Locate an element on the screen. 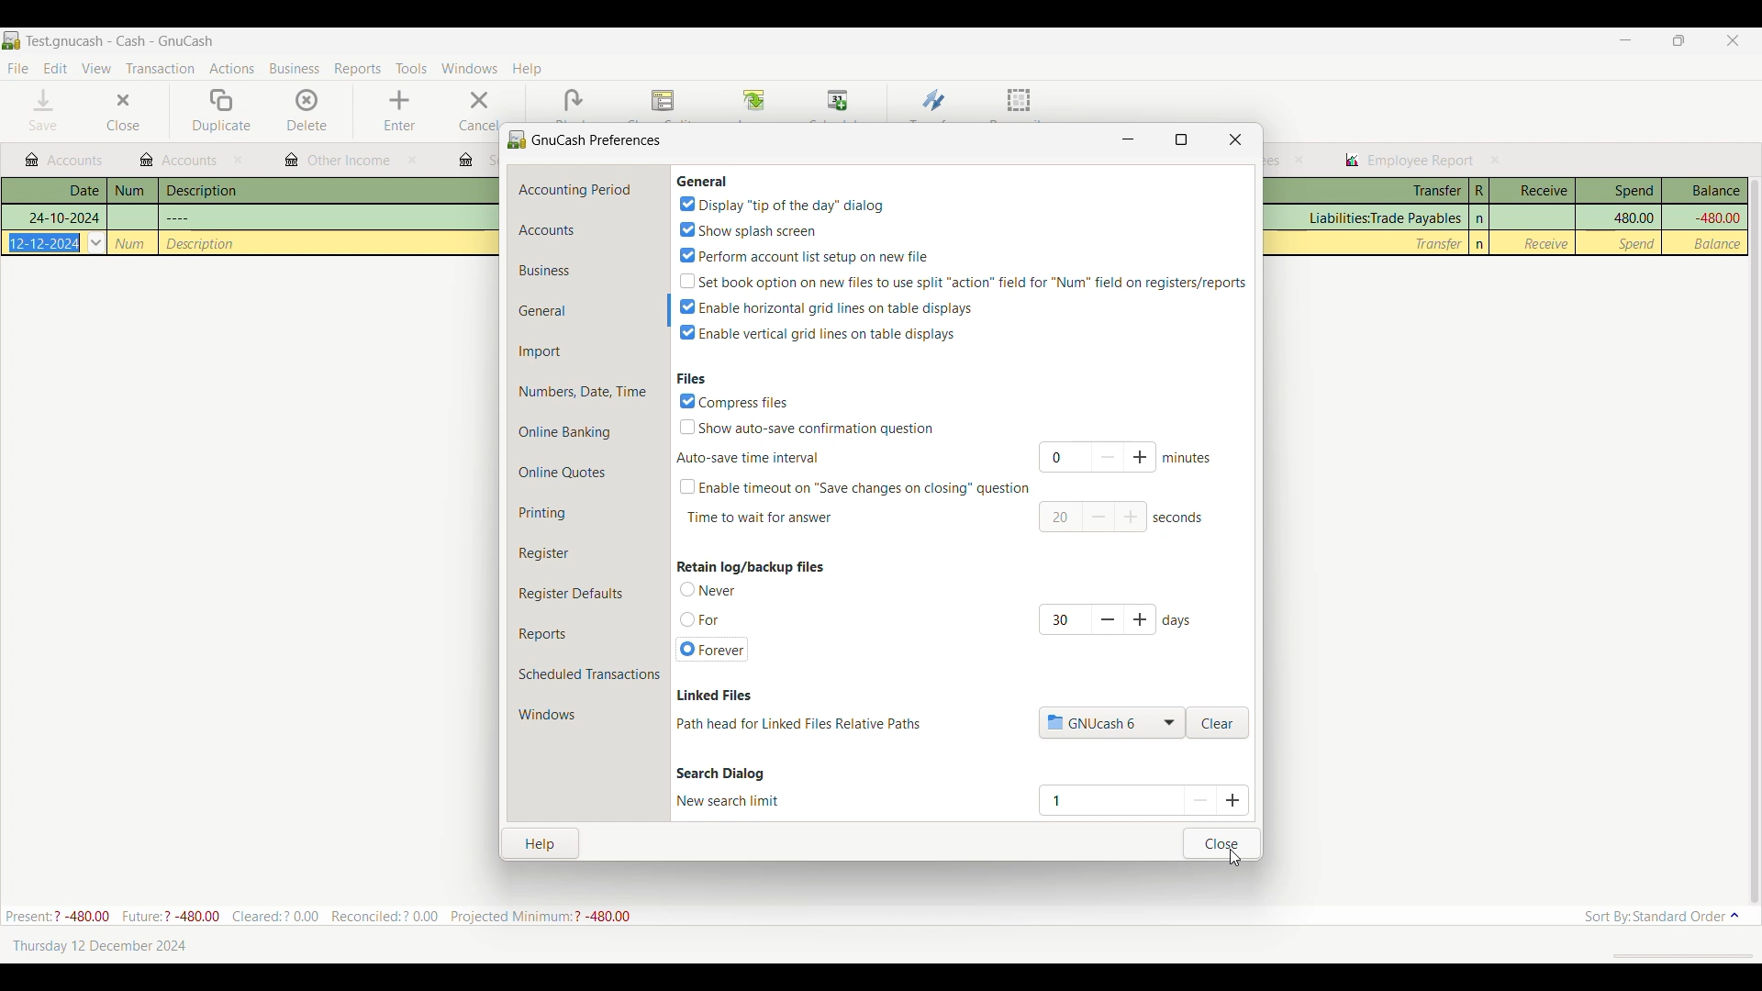 The height and width of the screenshot is (991, 1762). Num column is located at coordinates (132, 191).